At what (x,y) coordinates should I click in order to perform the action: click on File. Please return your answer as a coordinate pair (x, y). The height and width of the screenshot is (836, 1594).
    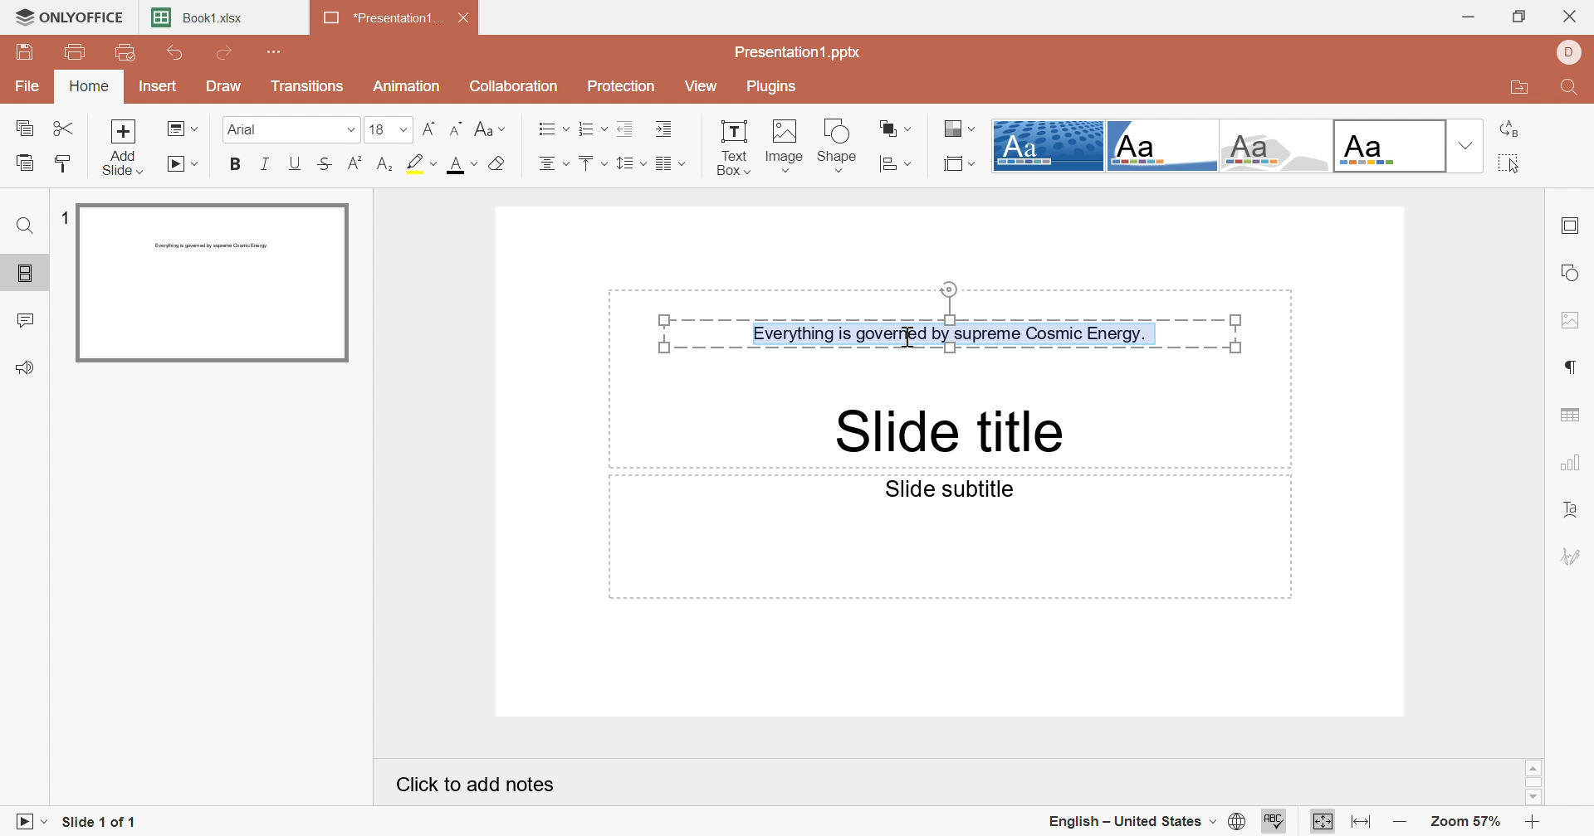
    Looking at the image, I should click on (26, 87).